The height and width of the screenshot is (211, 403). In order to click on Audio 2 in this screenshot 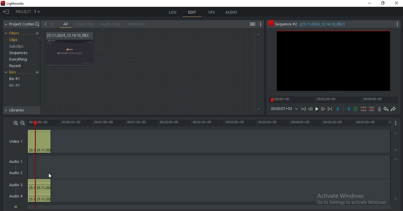, I will do `click(18, 173)`.